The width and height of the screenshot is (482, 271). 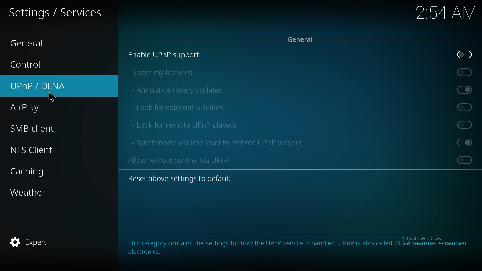 I want to click on general, so click(x=303, y=40).